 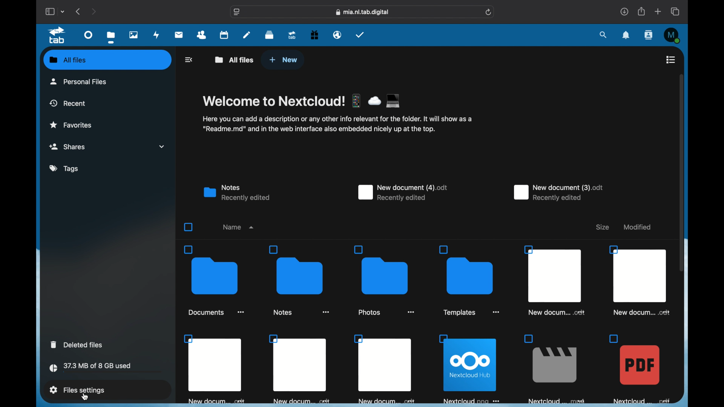 What do you see at coordinates (557, 193) in the screenshot?
I see `new document` at bounding box center [557, 193].